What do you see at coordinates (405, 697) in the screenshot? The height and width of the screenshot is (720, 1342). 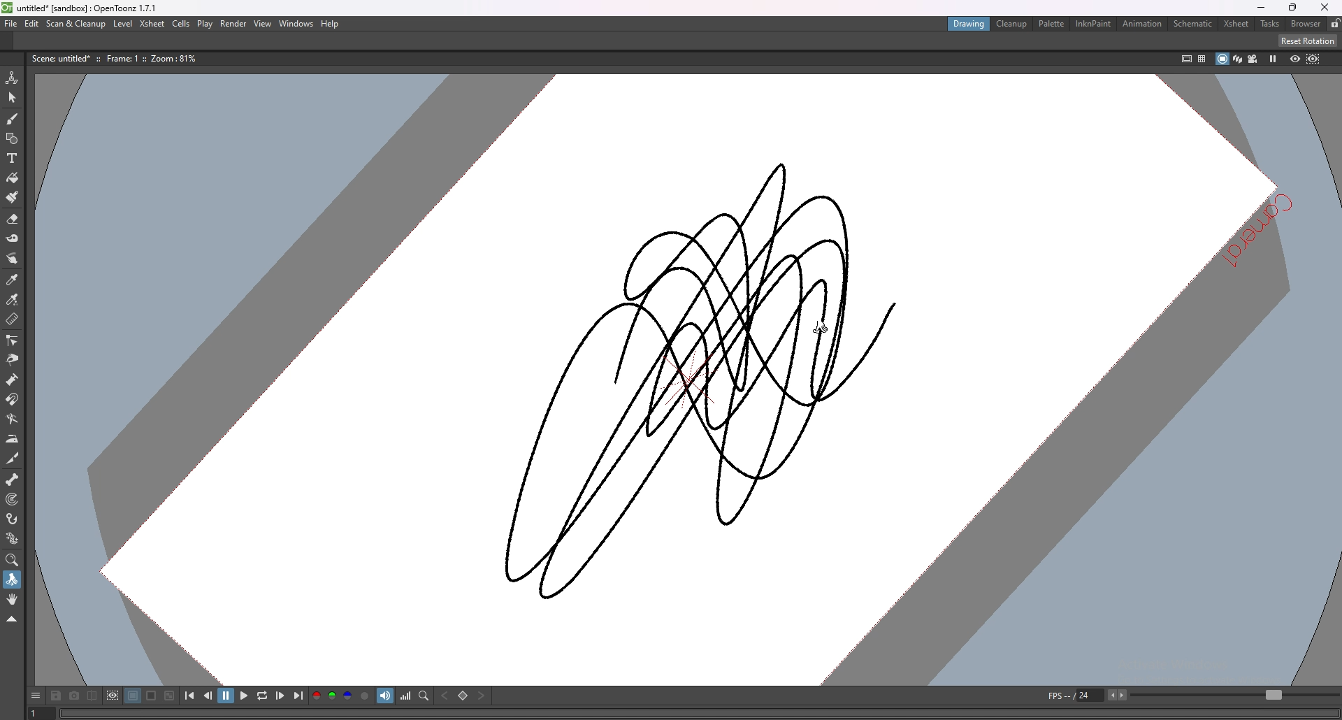 I see `histogram` at bounding box center [405, 697].